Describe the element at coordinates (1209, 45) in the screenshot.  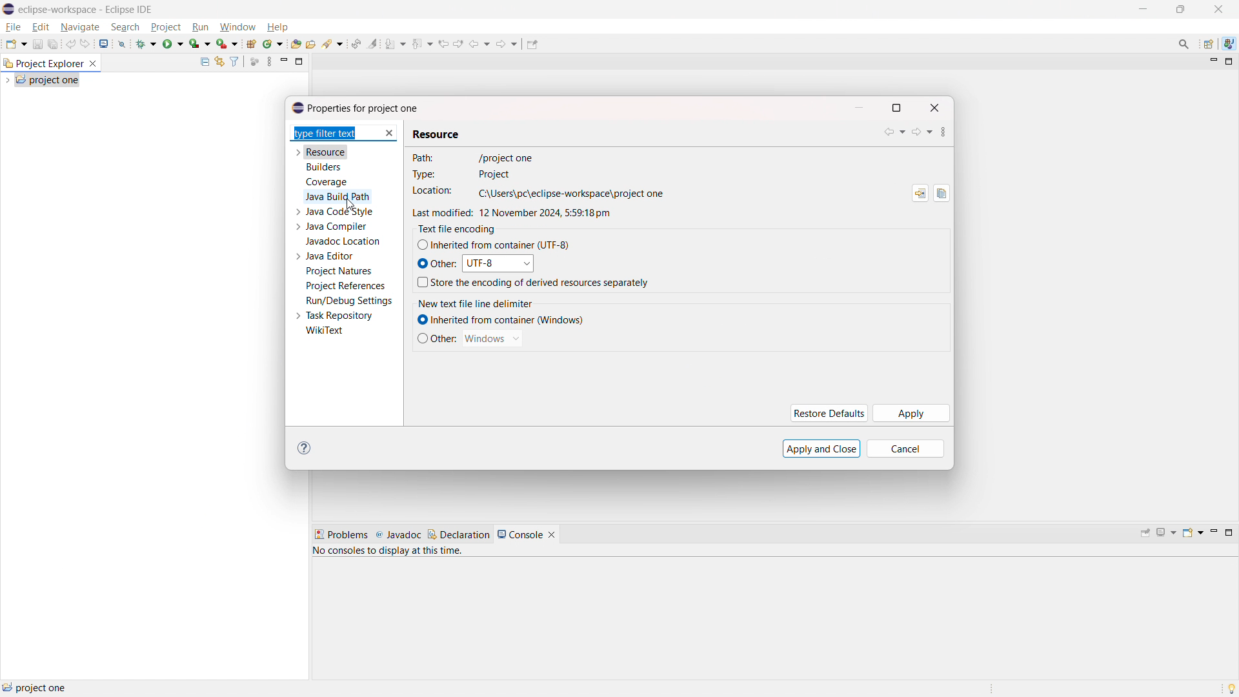
I see `open perspective` at that location.